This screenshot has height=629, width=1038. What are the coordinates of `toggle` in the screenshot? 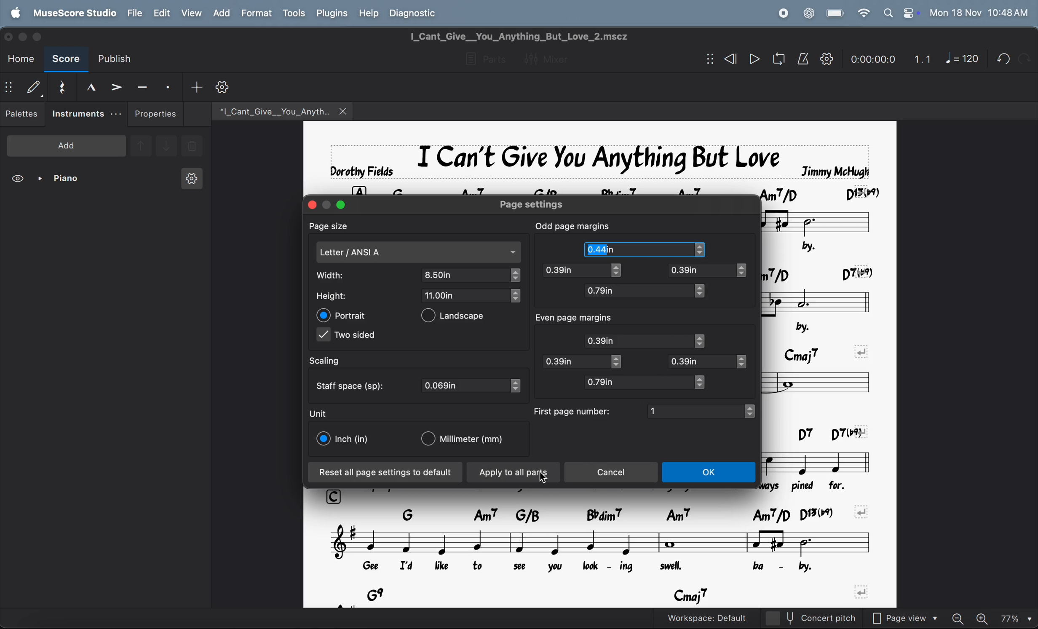 It's located at (705, 382).